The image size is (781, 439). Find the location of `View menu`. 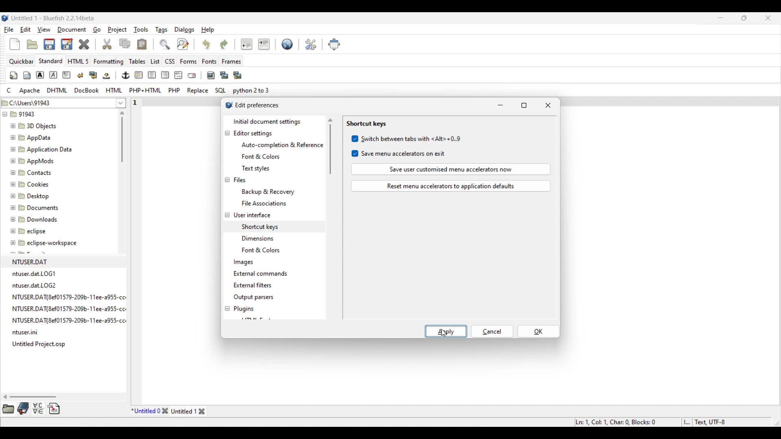

View menu is located at coordinates (44, 30).